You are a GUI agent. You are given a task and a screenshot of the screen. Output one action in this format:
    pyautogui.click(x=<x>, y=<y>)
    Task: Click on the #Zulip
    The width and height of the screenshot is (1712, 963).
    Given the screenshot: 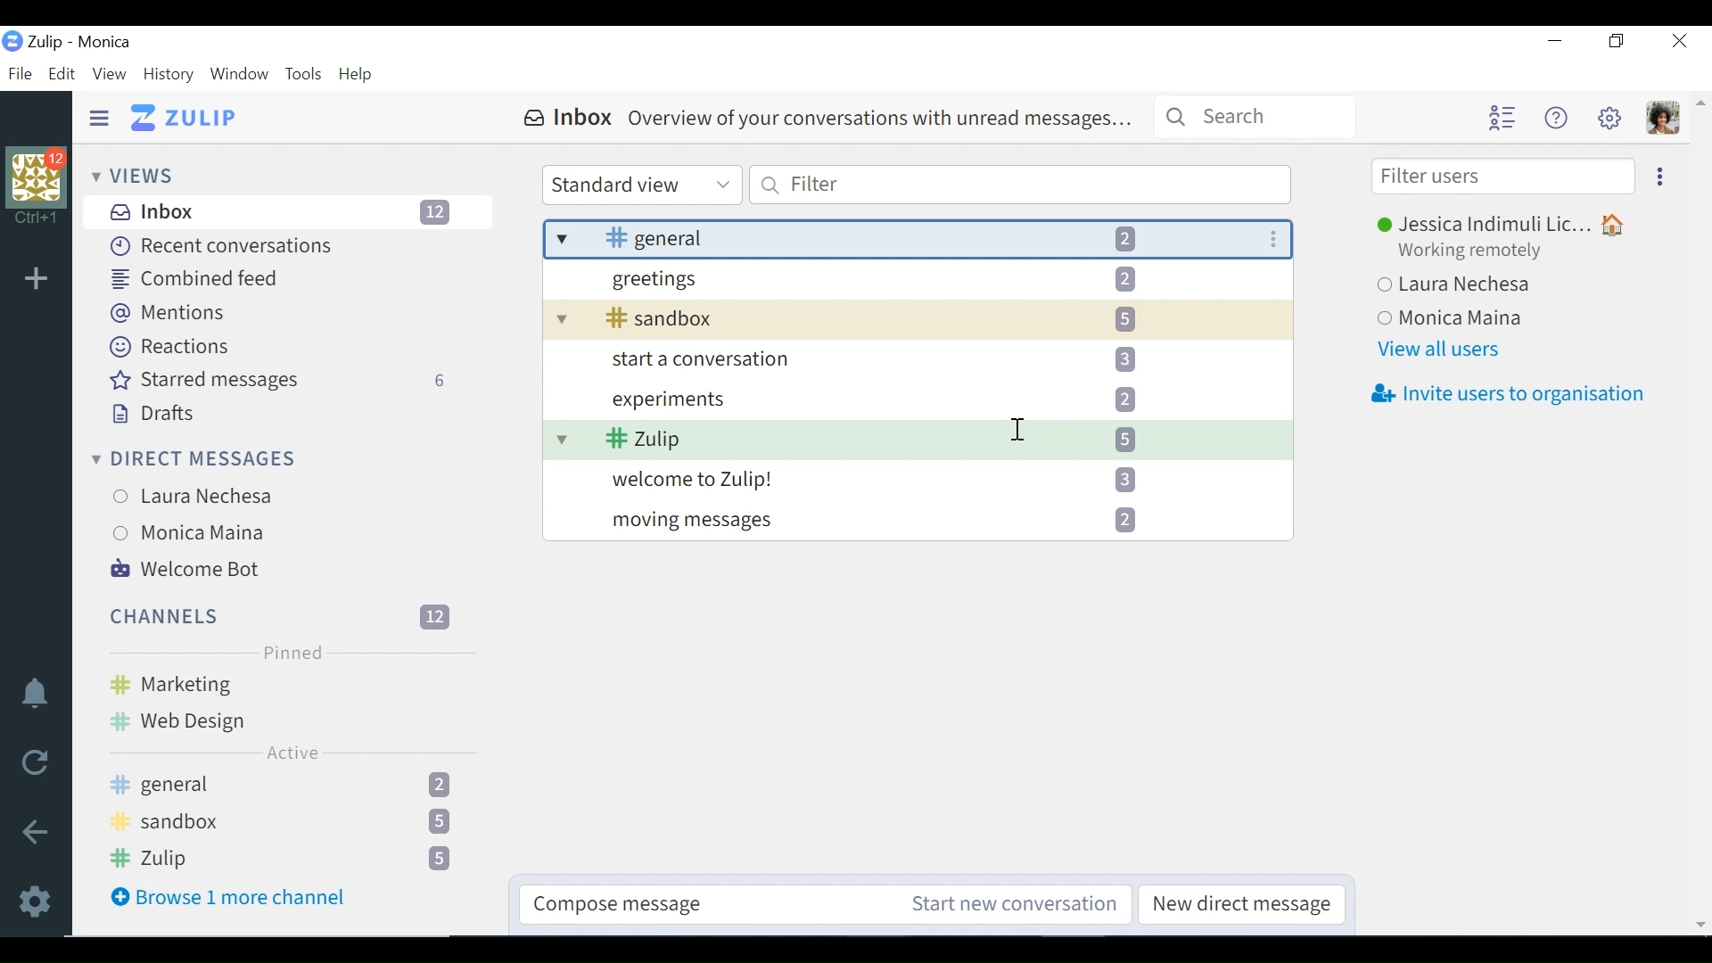 What is the action you would take?
    pyautogui.click(x=279, y=858)
    